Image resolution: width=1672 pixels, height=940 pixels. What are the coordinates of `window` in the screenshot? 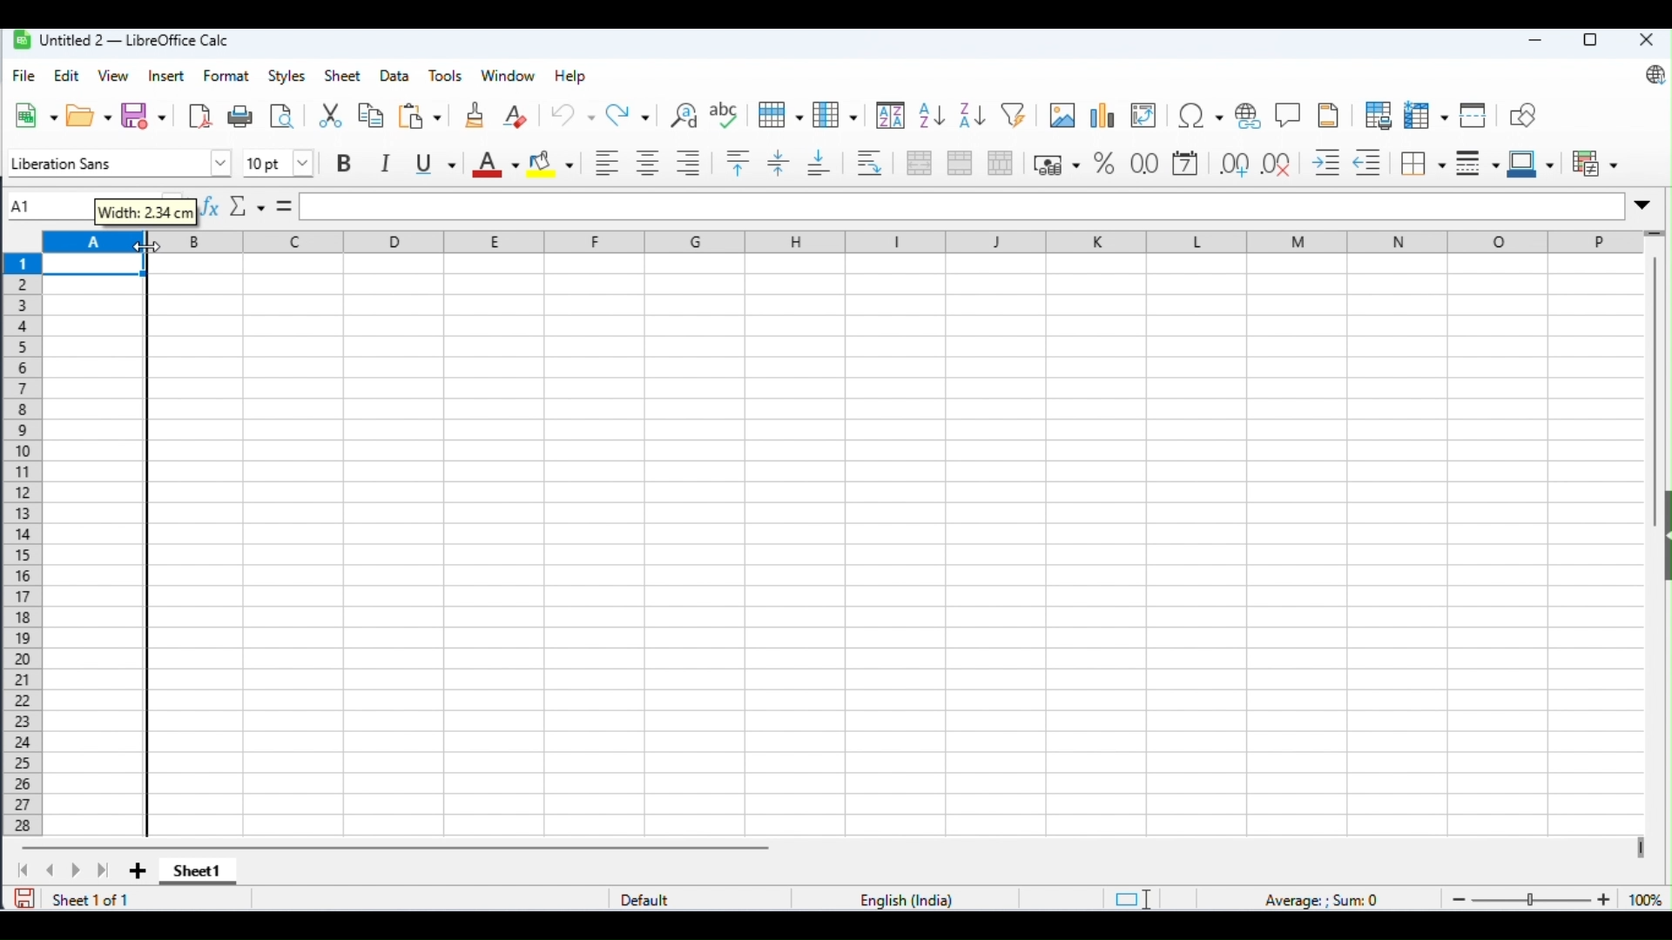 It's located at (510, 76).